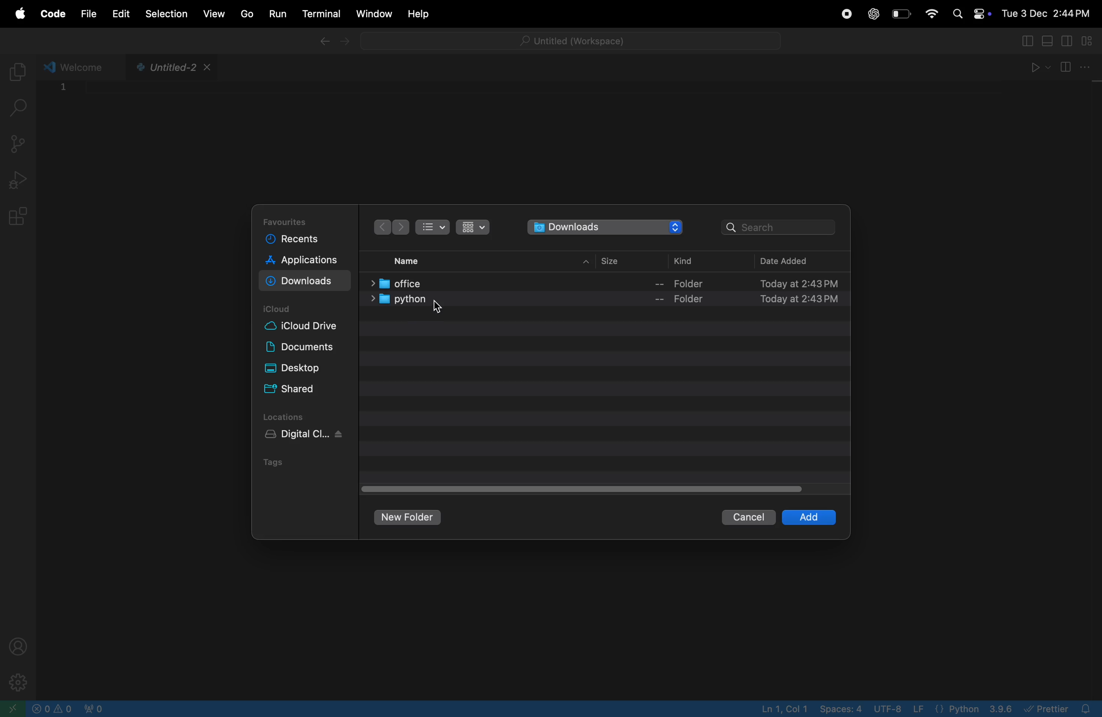 This screenshot has width=1102, height=717. What do you see at coordinates (283, 308) in the screenshot?
I see `i cloud` at bounding box center [283, 308].